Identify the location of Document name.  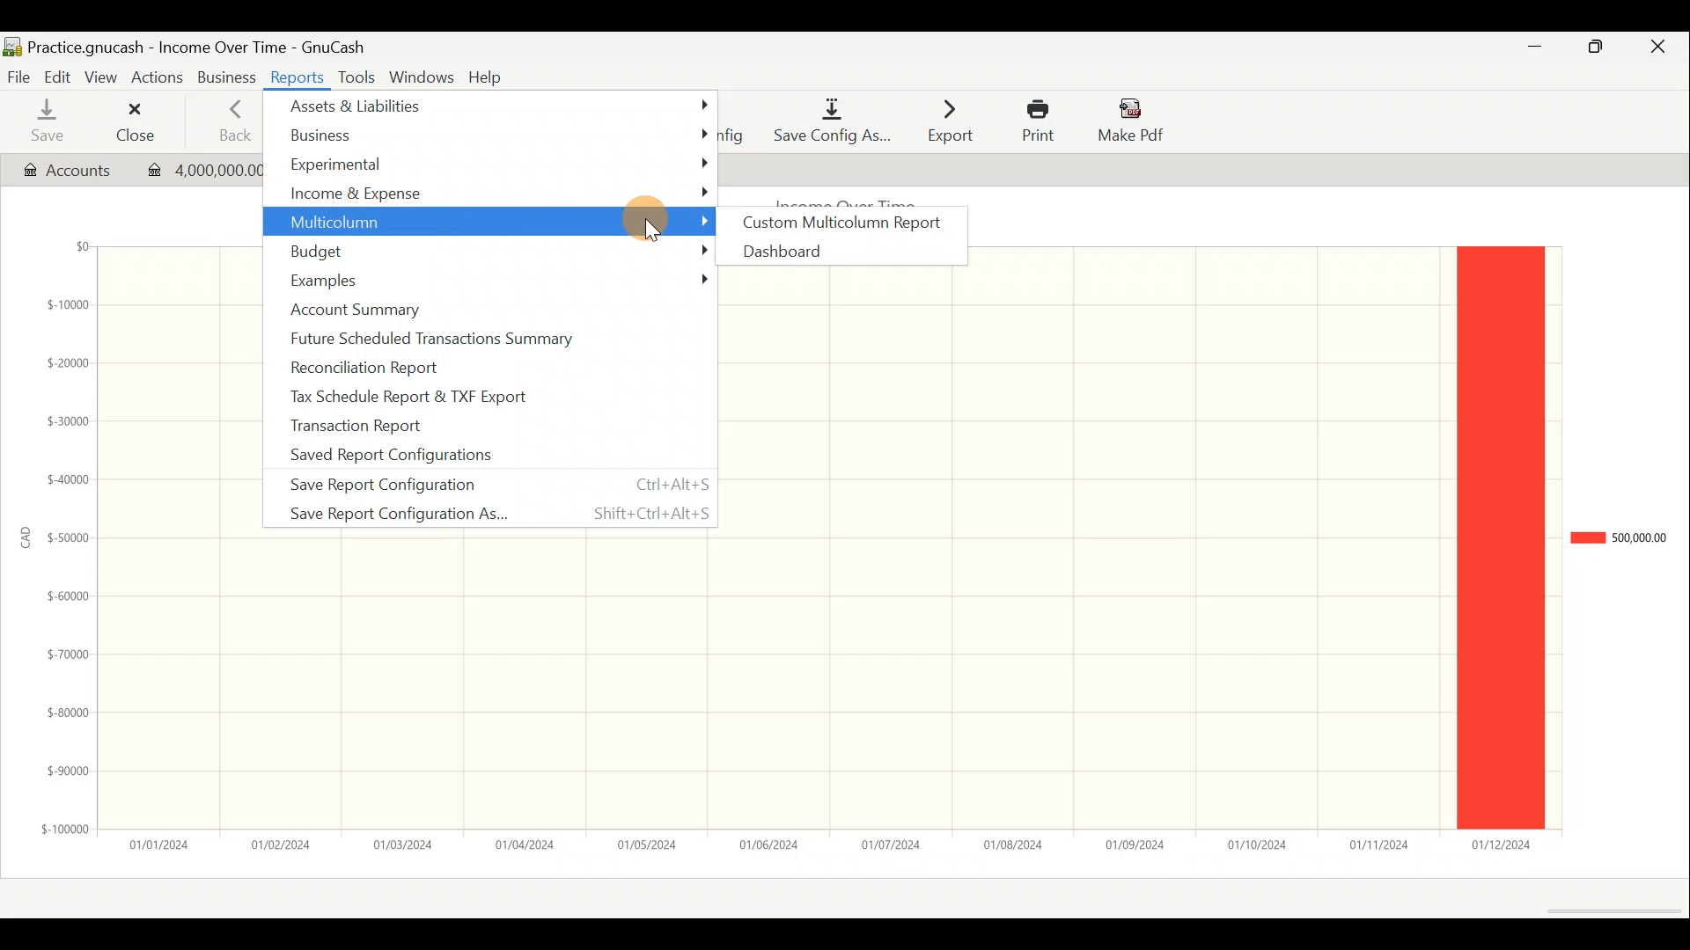
(196, 42).